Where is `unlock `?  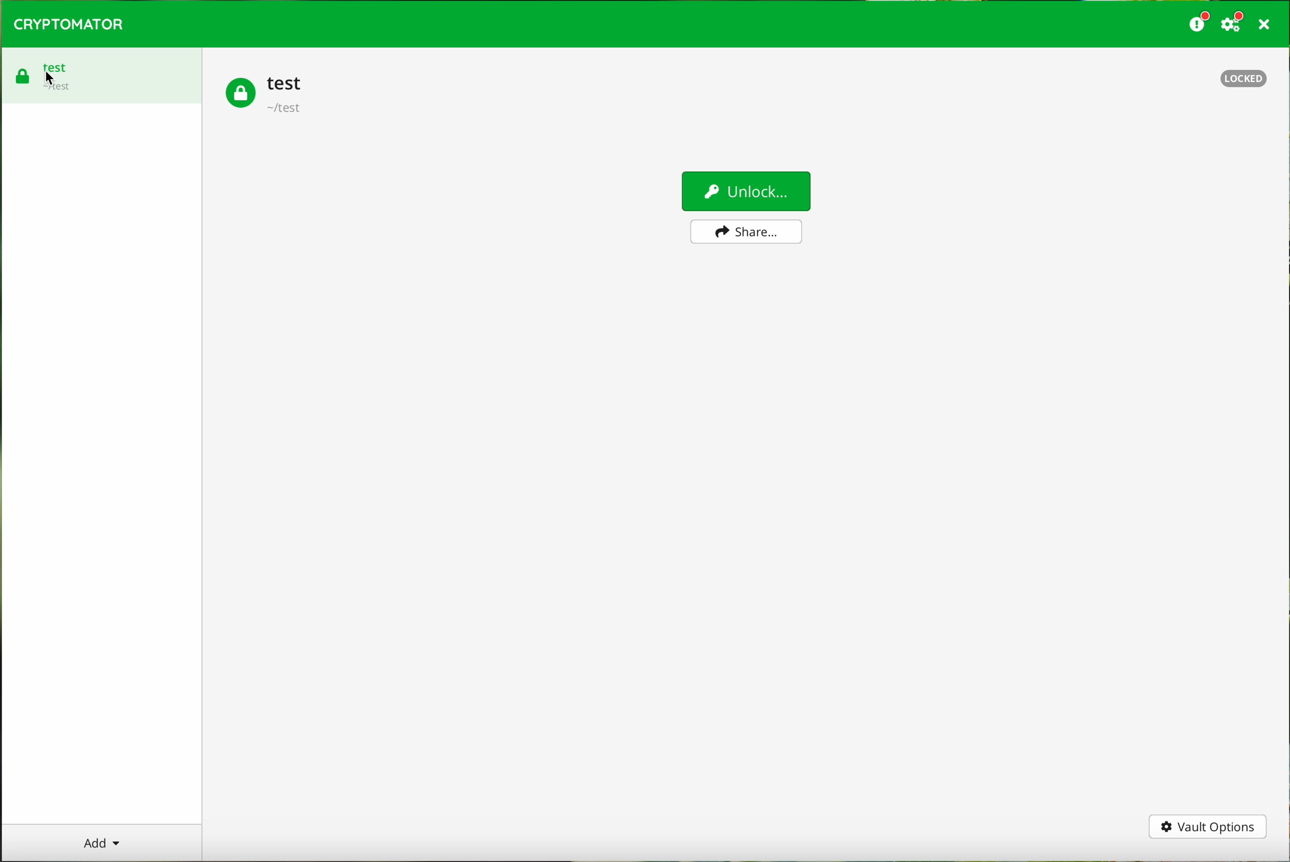 unlock  is located at coordinates (746, 193).